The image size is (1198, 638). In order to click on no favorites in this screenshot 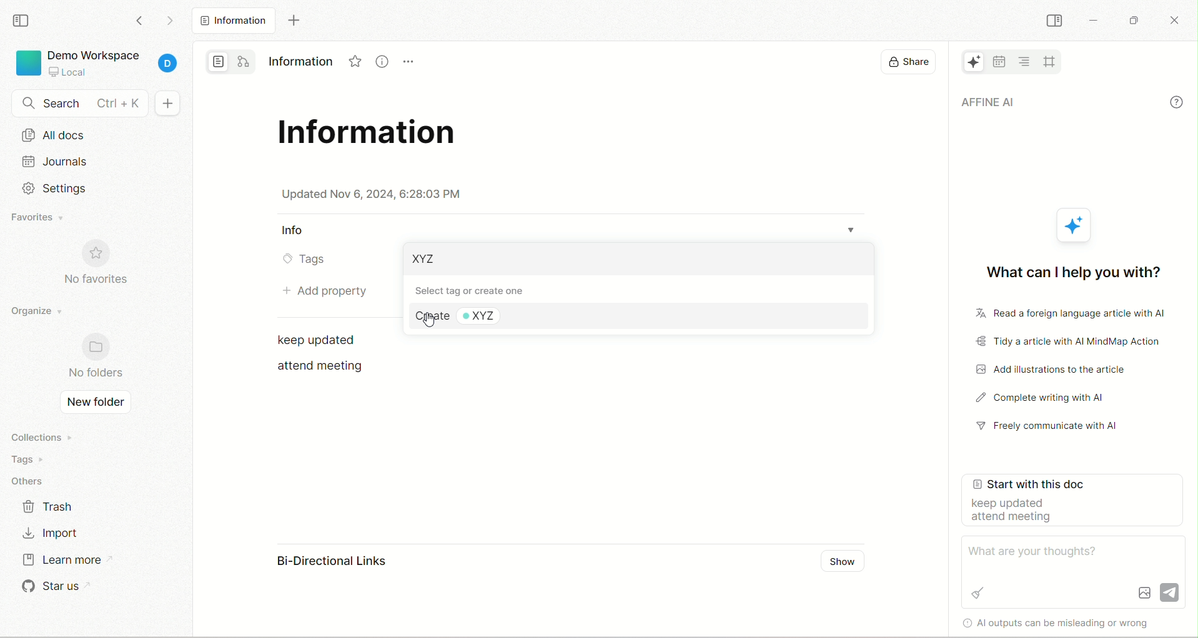, I will do `click(97, 263)`.